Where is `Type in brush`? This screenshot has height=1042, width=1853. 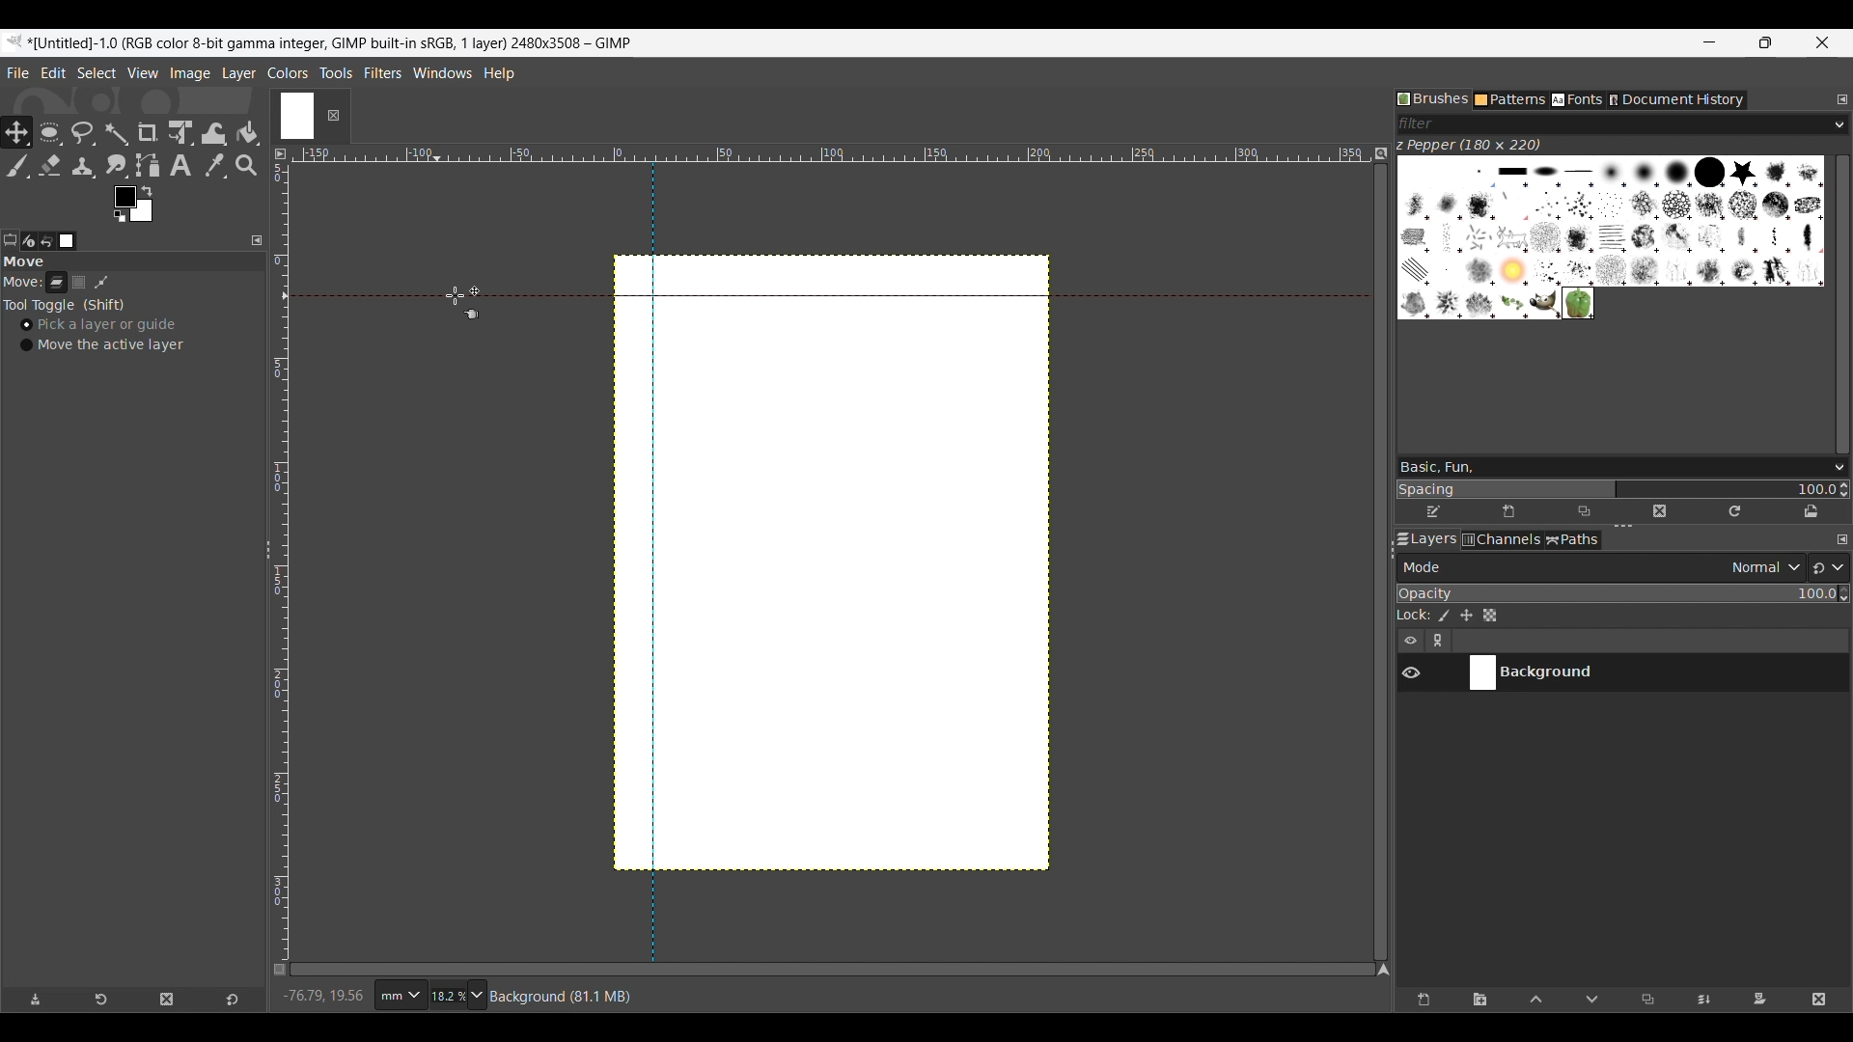 Type in brush is located at coordinates (1606, 467).